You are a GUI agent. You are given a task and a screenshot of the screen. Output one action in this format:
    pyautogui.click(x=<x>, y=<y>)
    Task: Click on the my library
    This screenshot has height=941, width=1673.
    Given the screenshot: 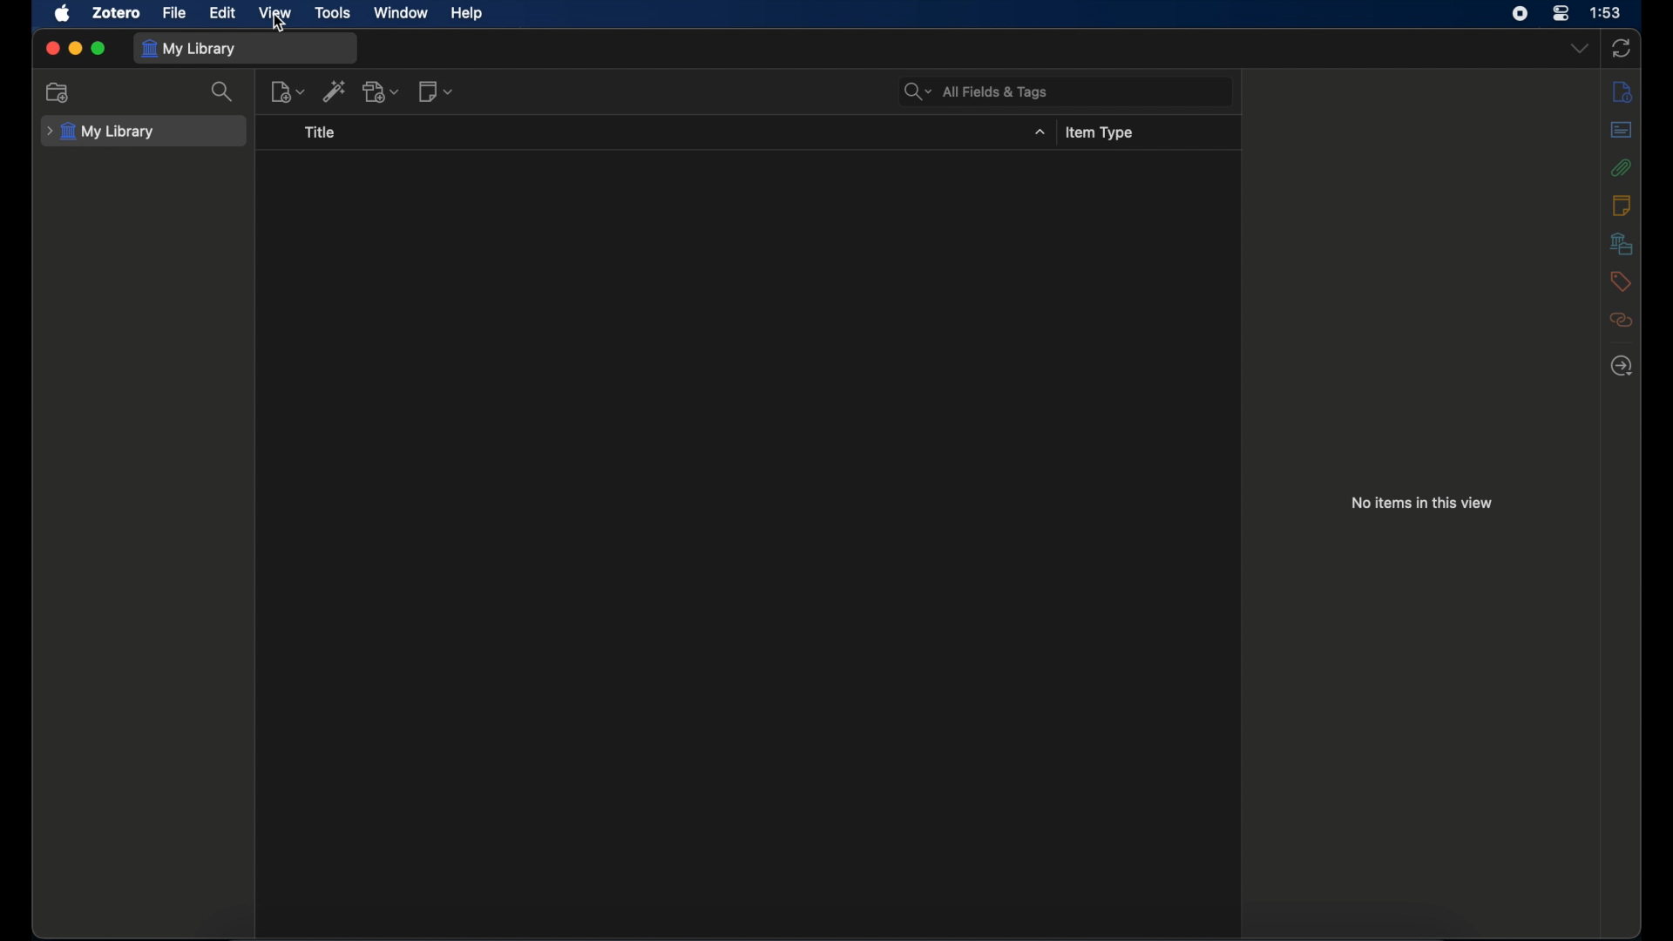 What is the action you would take?
    pyautogui.click(x=100, y=132)
    